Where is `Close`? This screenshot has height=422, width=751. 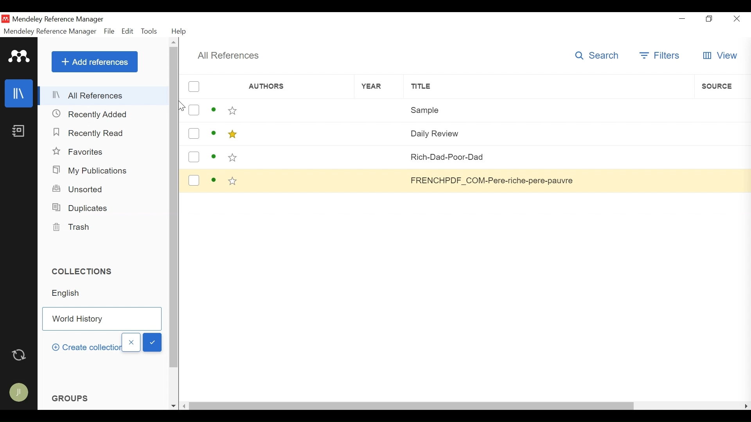
Close is located at coordinates (130, 342).